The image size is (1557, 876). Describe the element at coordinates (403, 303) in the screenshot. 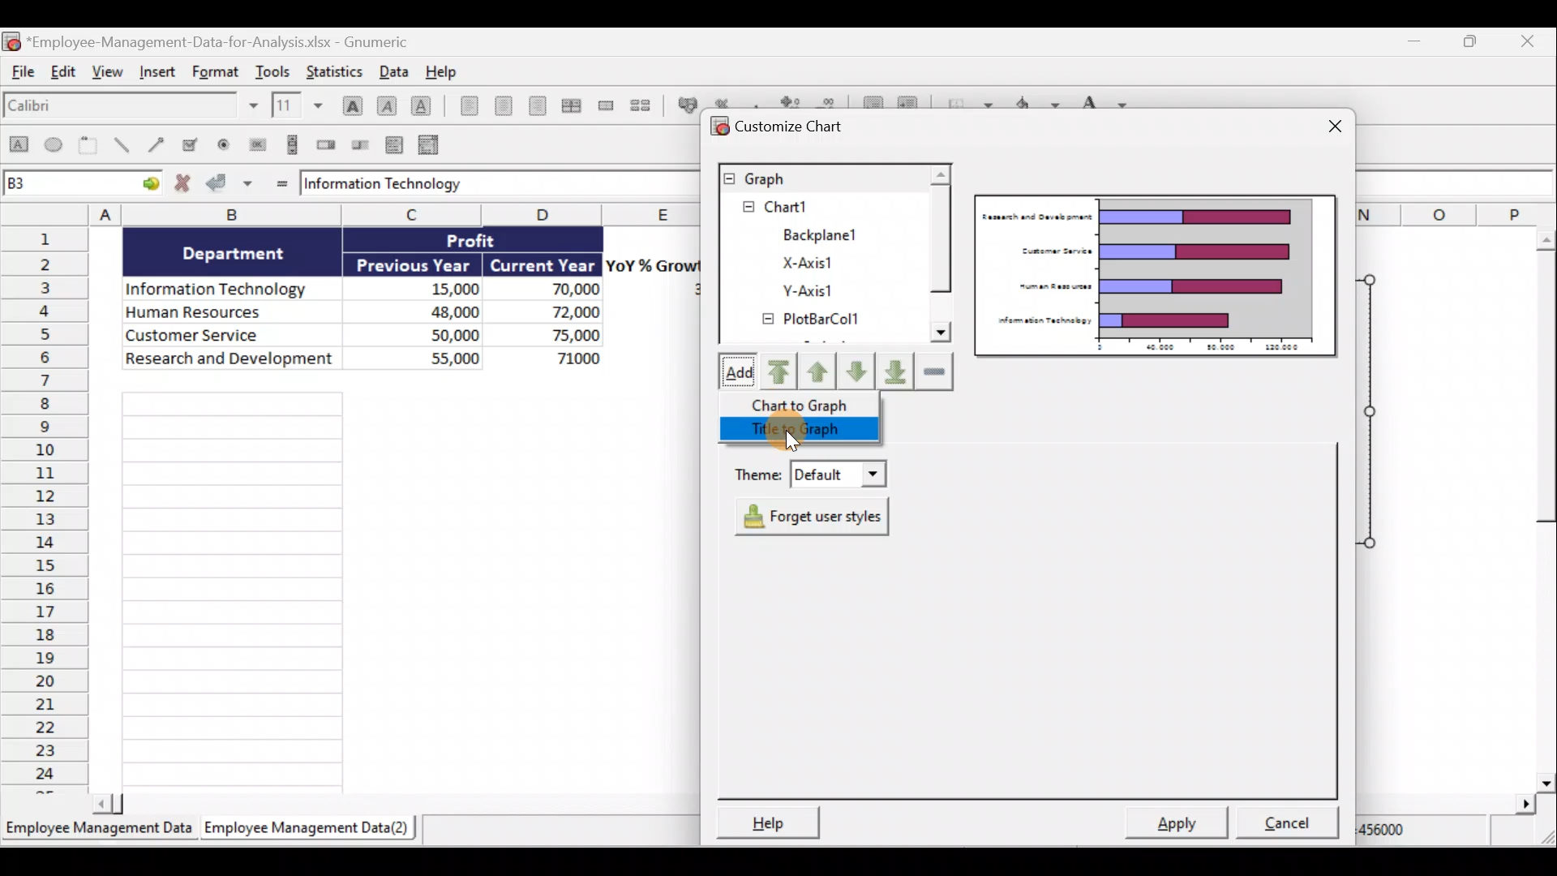

I see `Data` at that location.